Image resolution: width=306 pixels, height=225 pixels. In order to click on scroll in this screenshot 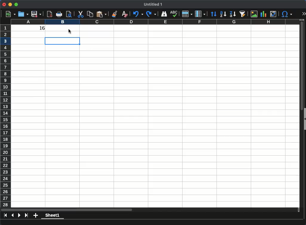, I will do `click(151, 210)`.